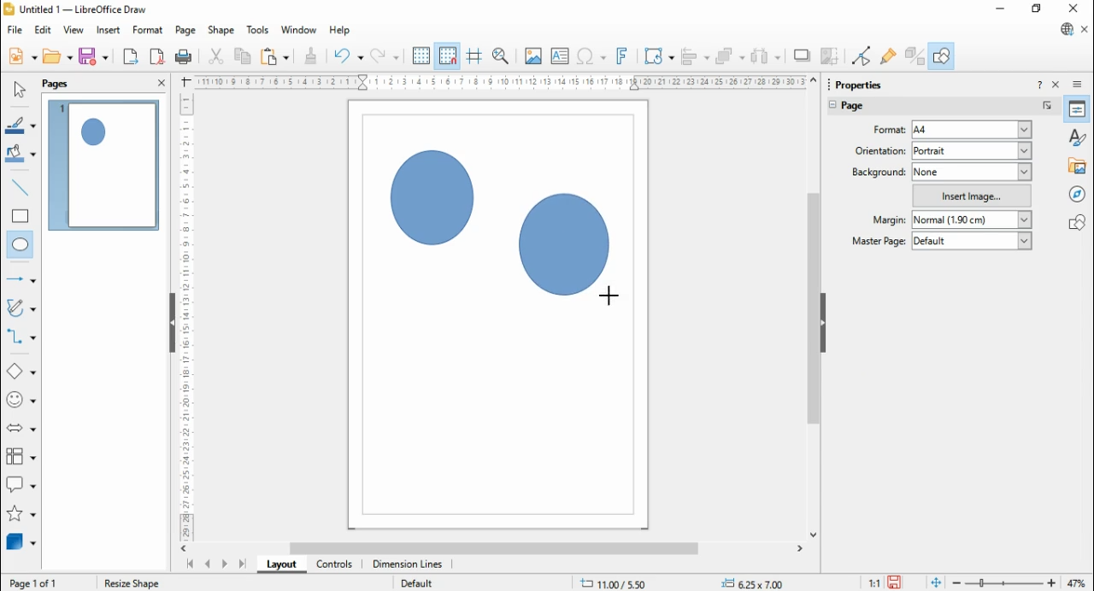  I want to click on close sidebar deck, so click(1057, 84).